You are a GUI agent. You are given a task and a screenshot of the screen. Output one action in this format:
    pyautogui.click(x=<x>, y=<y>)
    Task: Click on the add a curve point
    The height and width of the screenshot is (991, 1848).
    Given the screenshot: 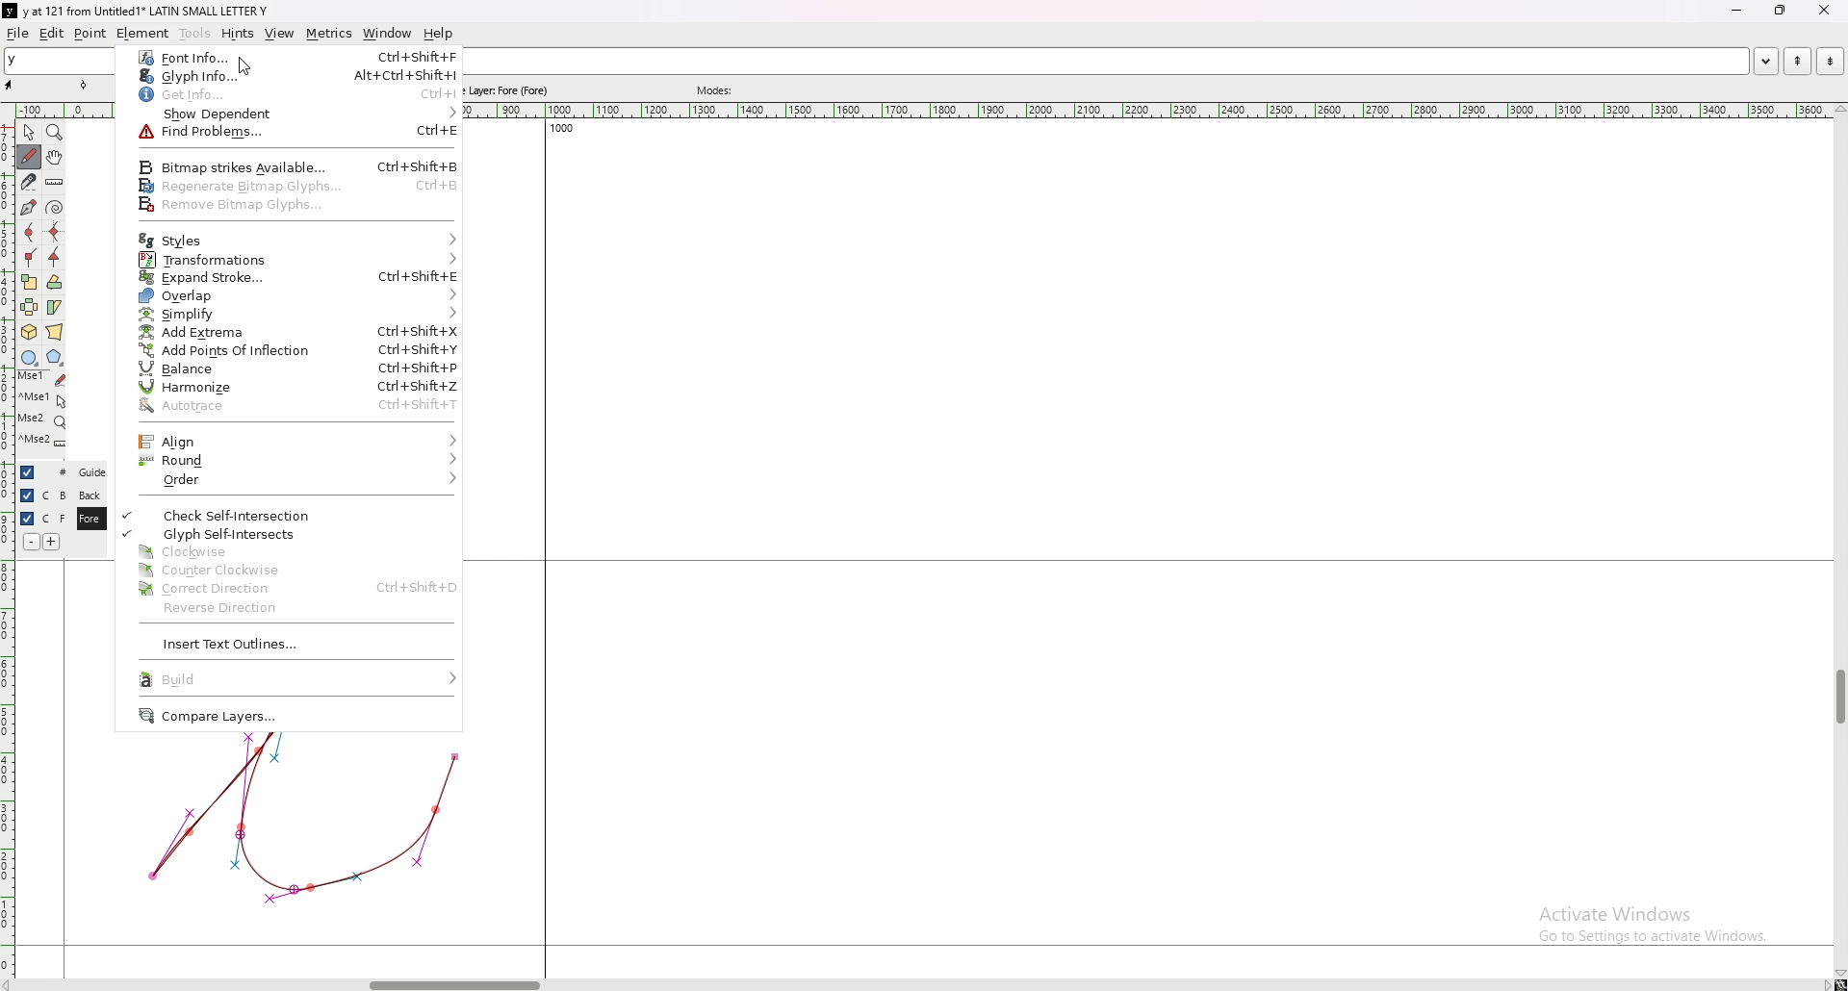 What is the action you would take?
    pyautogui.click(x=29, y=233)
    